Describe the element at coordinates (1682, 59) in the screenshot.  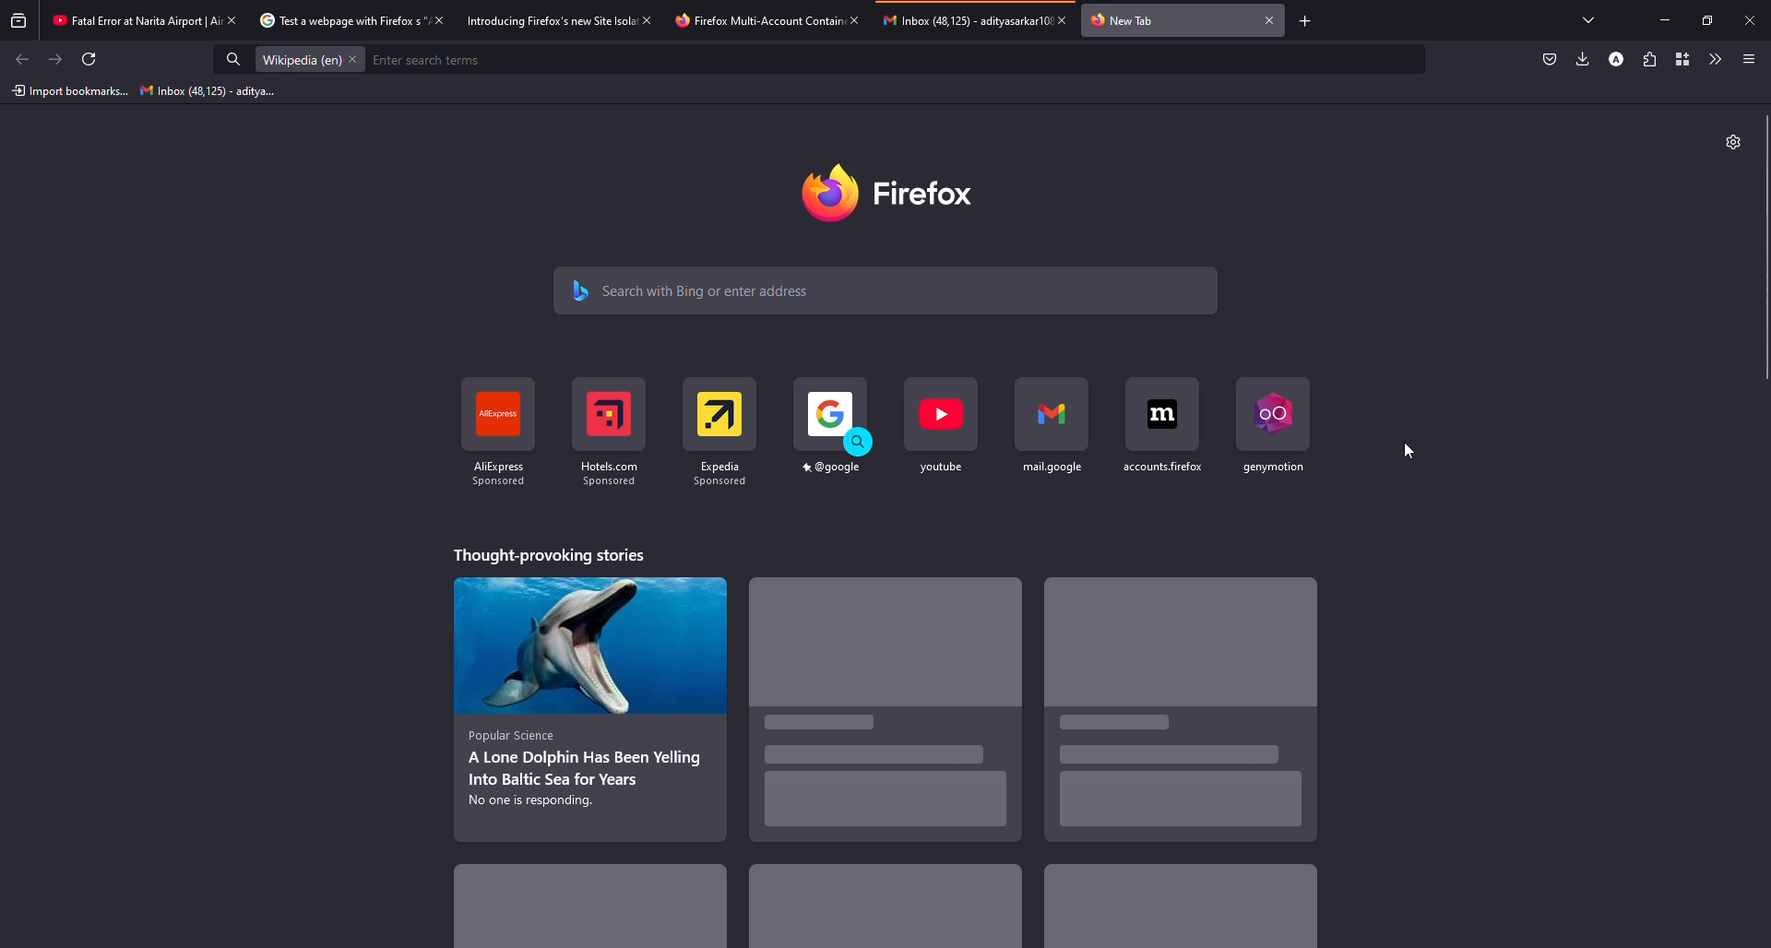
I see `containers` at that location.